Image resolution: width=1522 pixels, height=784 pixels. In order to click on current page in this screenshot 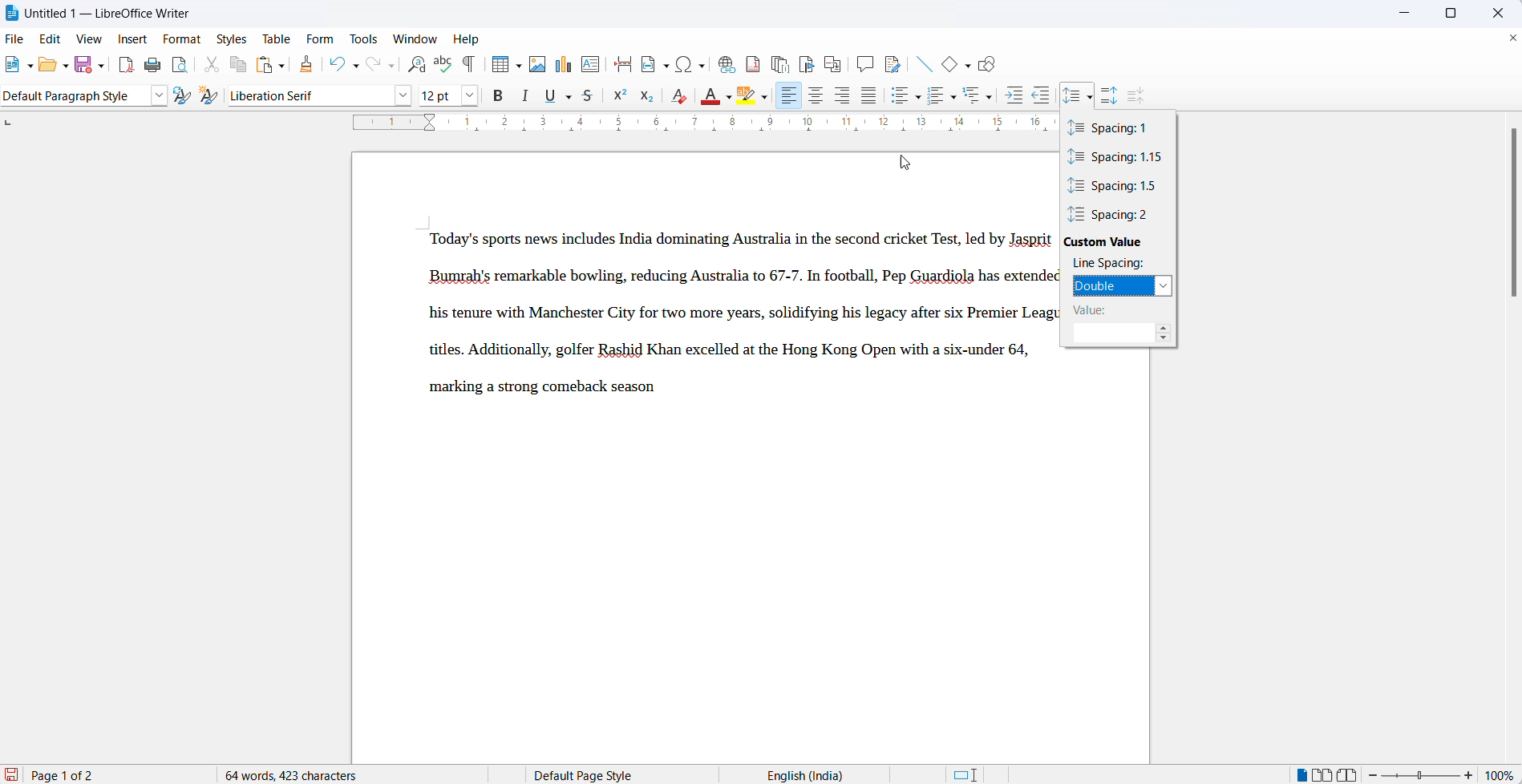, I will do `click(78, 775)`.